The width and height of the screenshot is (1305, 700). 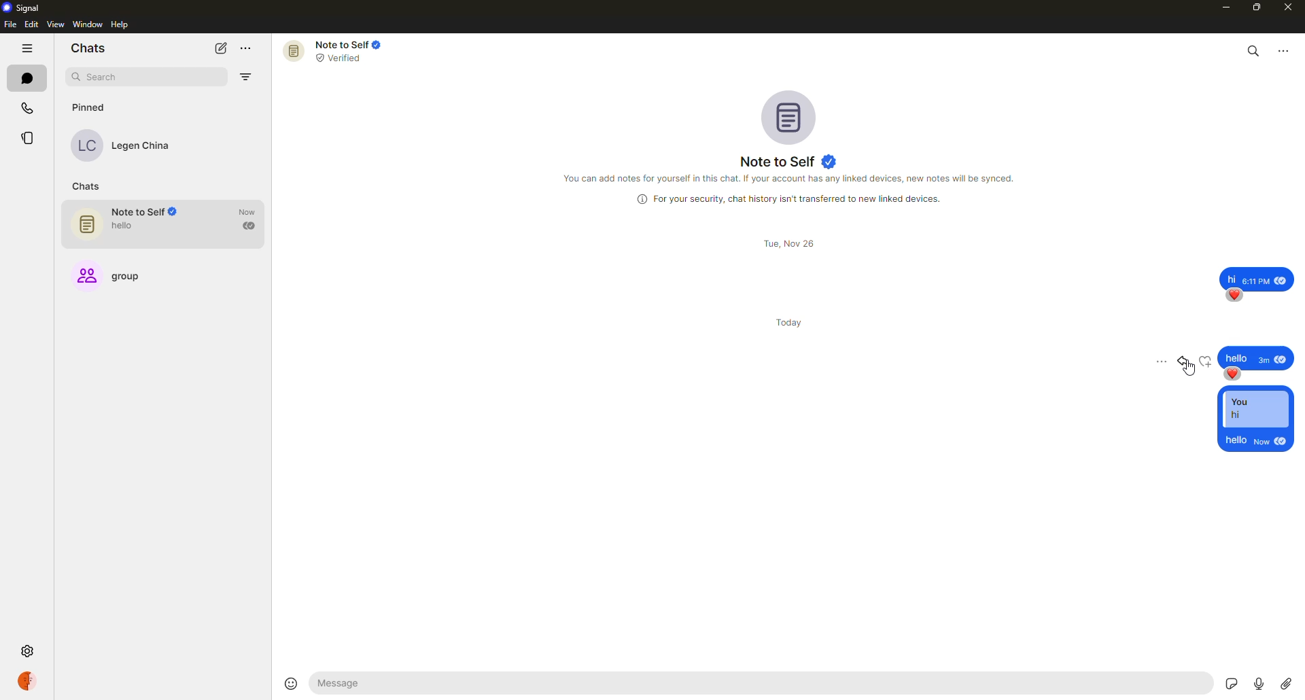 I want to click on reaction, so click(x=1231, y=374).